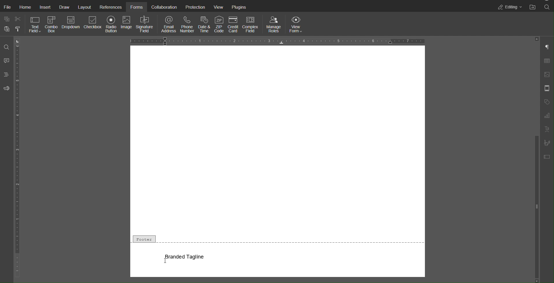  What do you see at coordinates (219, 6) in the screenshot?
I see `View` at bounding box center [219, 6].